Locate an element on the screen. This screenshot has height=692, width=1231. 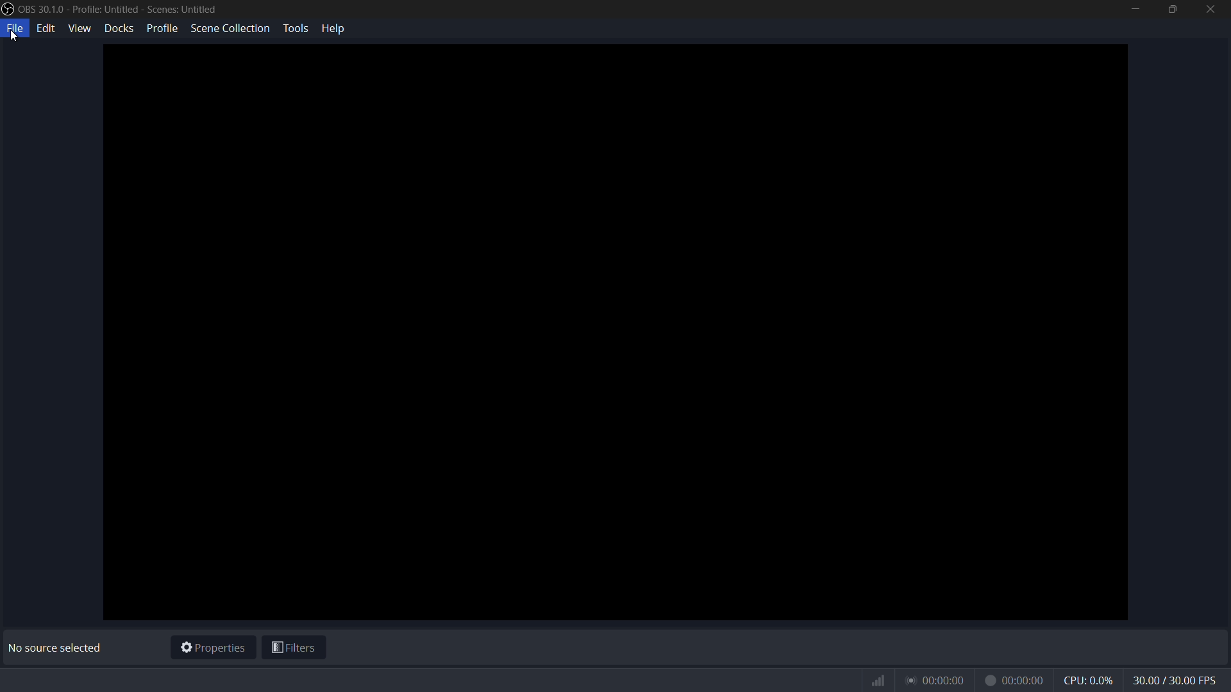
profile menu is located at coordinates (162, 28).